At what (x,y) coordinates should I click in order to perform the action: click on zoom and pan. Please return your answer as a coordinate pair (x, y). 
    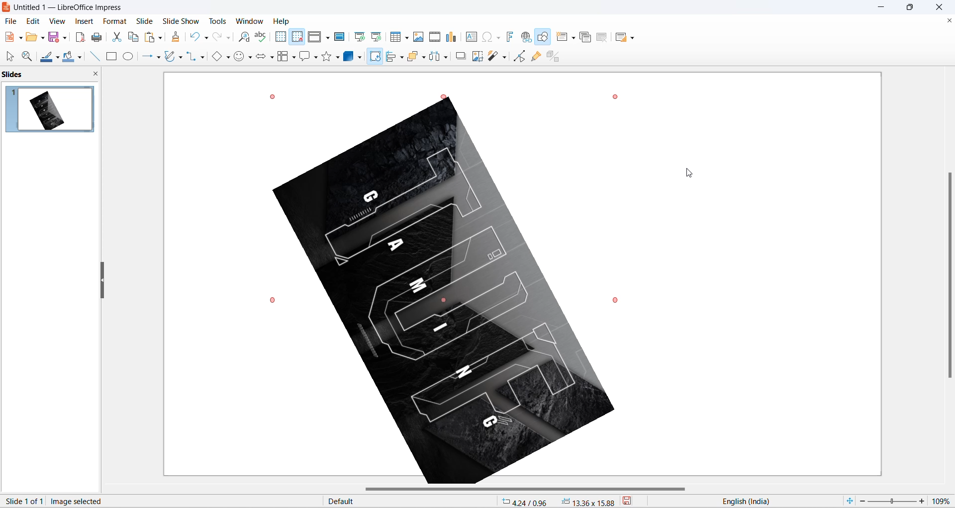
    Looking at the image, I should click on (26, 57).